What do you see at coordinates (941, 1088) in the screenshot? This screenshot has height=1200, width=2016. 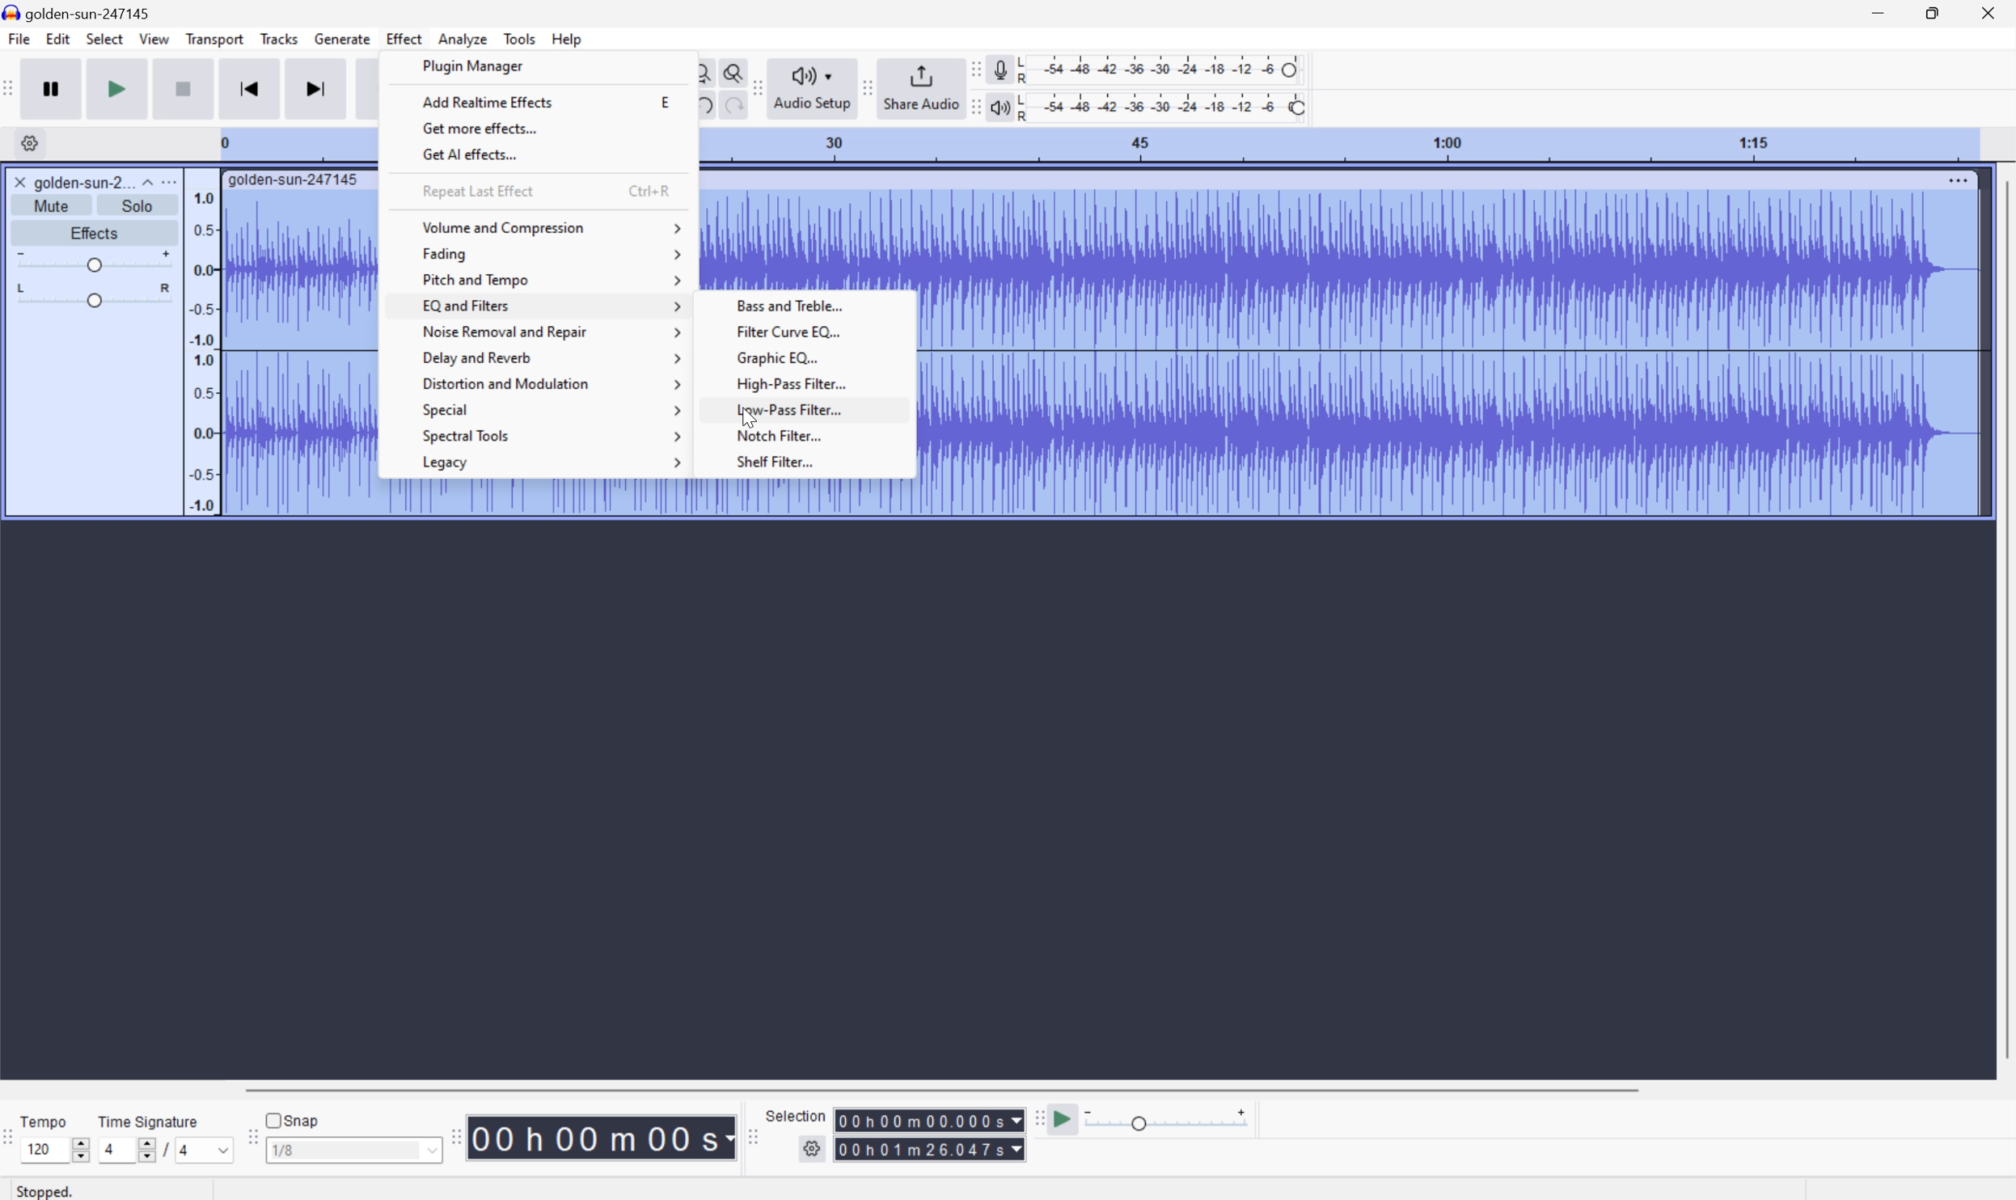 I see `Scroll Bar` at bounding box center [941, 1088].